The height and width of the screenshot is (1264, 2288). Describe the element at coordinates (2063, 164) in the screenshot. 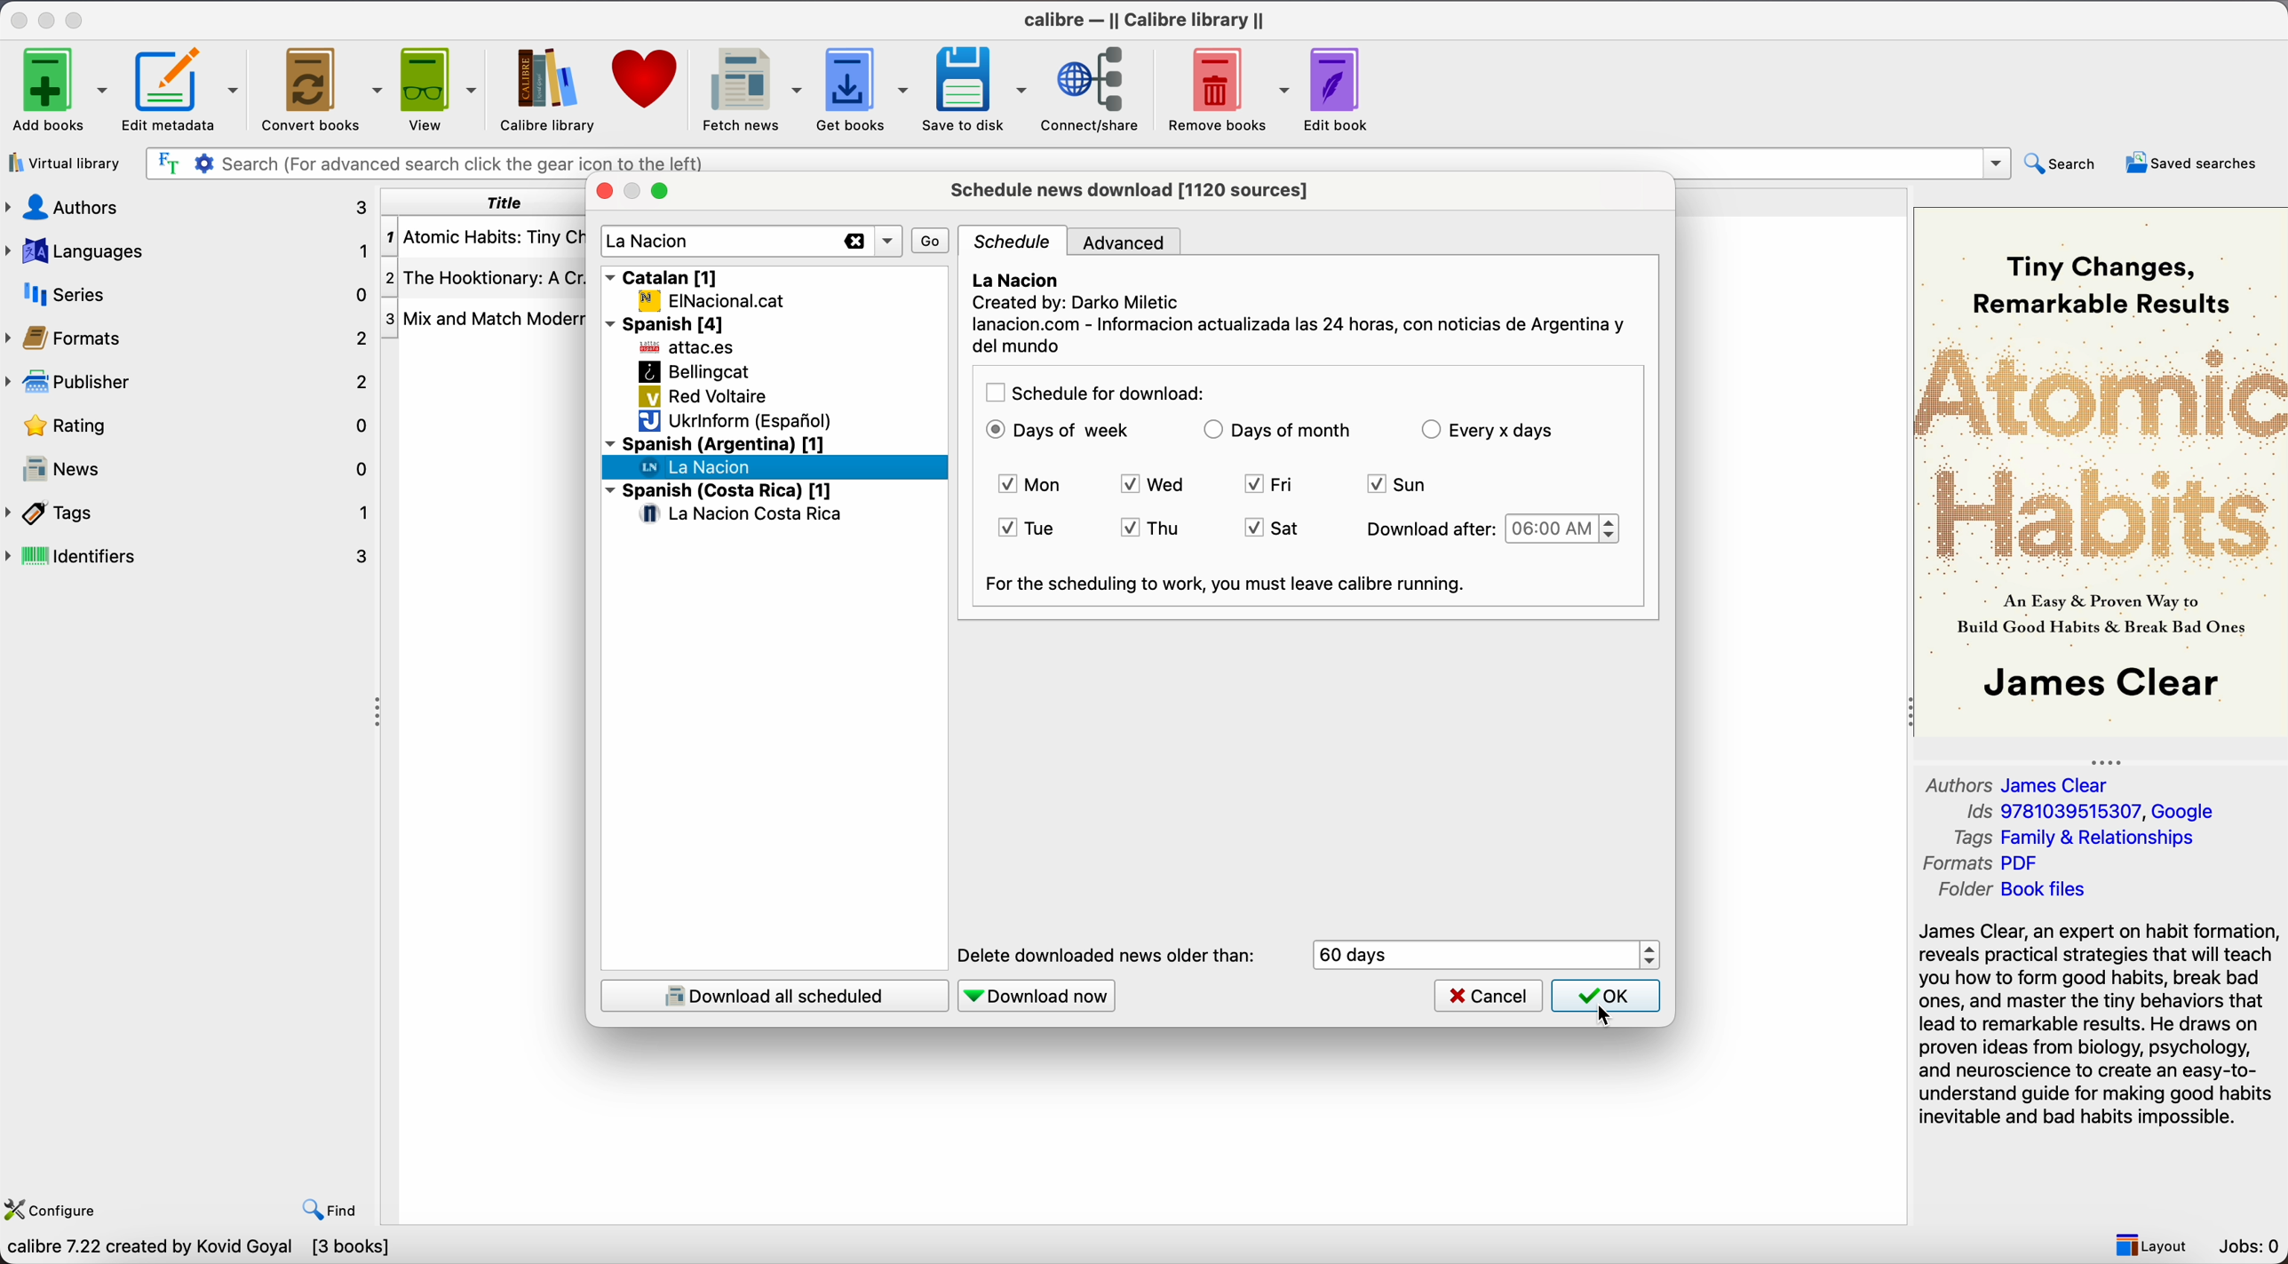

I see `search` at that location.